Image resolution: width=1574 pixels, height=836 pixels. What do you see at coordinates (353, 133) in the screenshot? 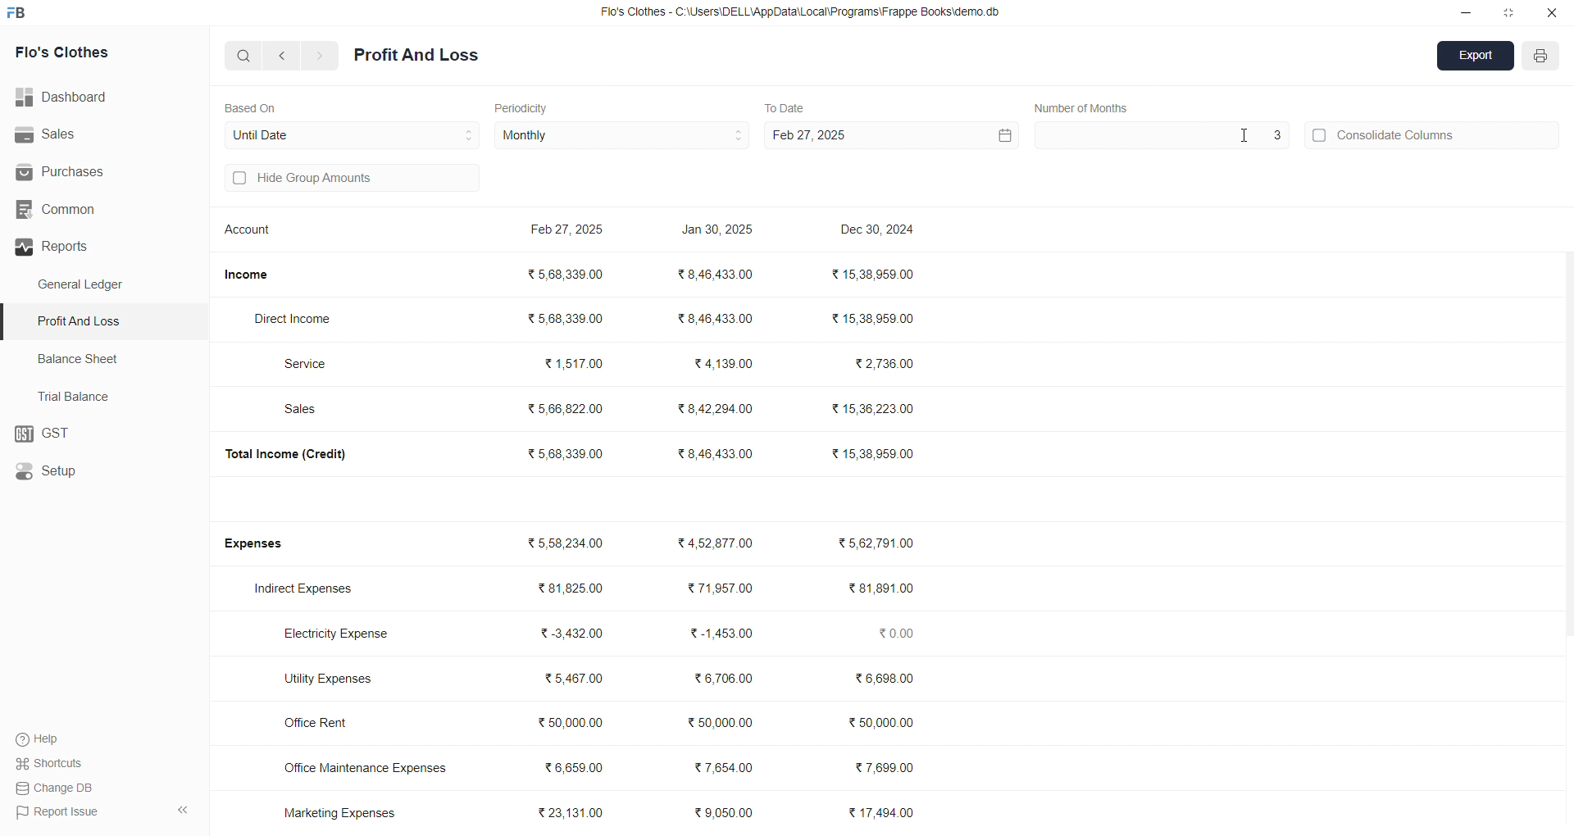
I see `Until Date` at bounding box center [353, 133].